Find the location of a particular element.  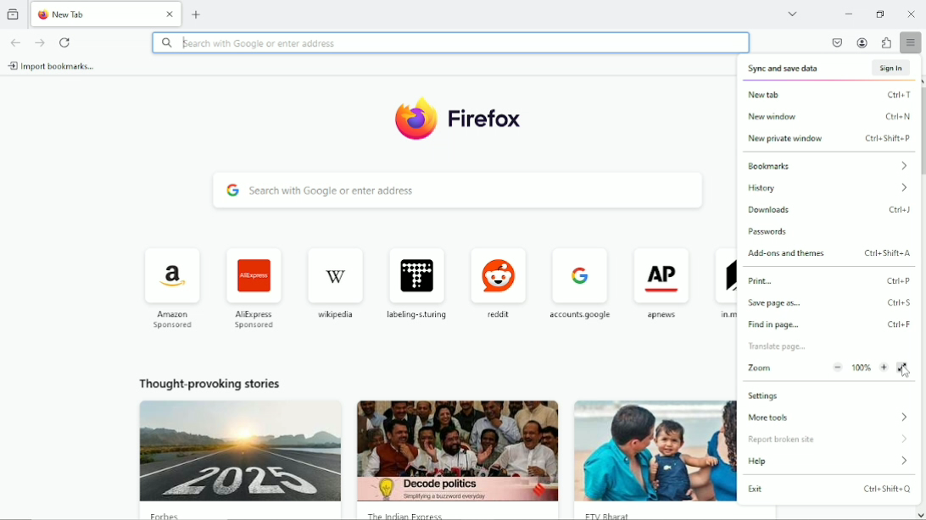

go back is located at coordinates (15, 42).